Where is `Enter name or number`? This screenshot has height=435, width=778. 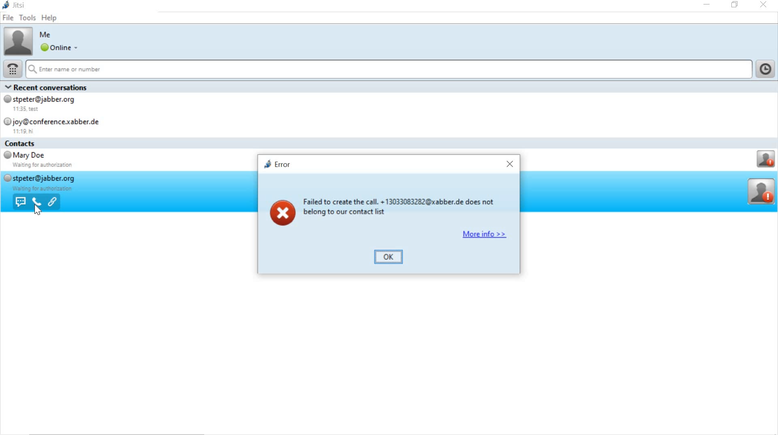
Enter name or number is located at coordinates (390, 69).